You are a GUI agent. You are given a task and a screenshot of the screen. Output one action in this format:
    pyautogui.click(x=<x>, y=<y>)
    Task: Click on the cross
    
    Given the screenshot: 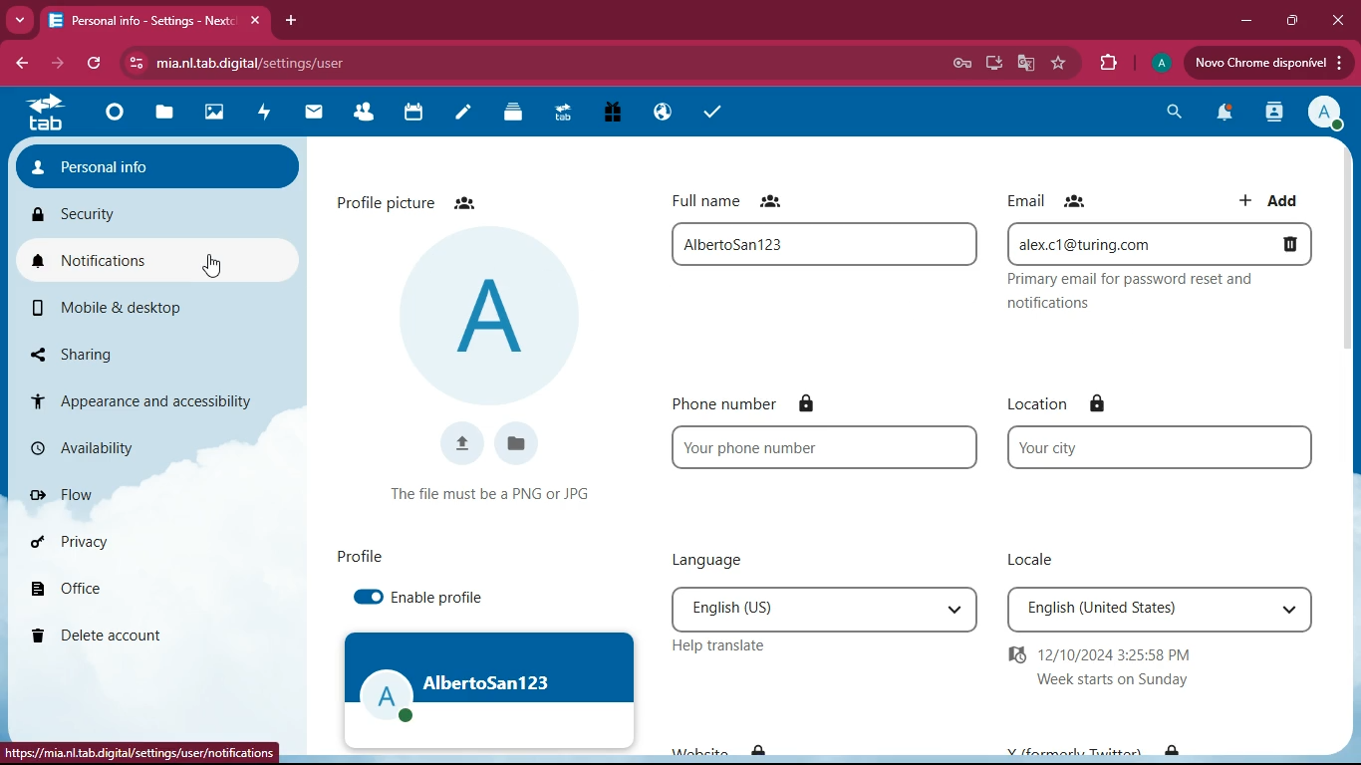 What is the action you would take?
    pyautogui.click(x=260, y=21)
    